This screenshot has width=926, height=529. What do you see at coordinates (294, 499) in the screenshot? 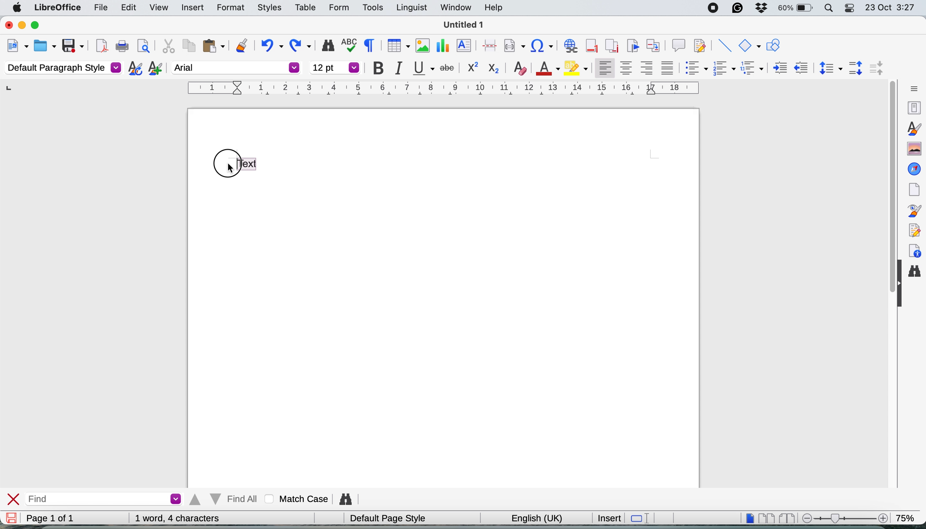
I see `match case` at bounding box center [294, 499].